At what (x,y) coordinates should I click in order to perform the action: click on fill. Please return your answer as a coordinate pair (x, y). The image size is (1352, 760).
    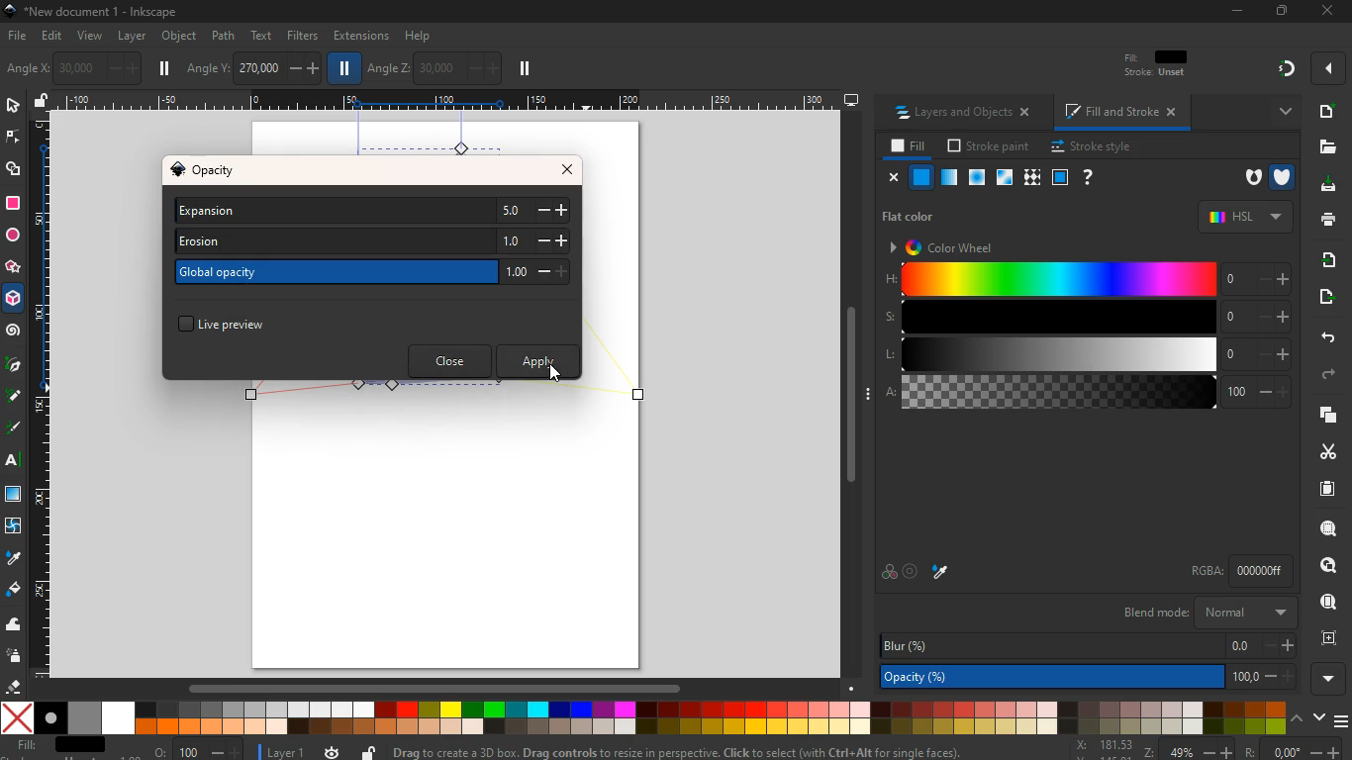
    Looking at the image, I should click on (59, 745).